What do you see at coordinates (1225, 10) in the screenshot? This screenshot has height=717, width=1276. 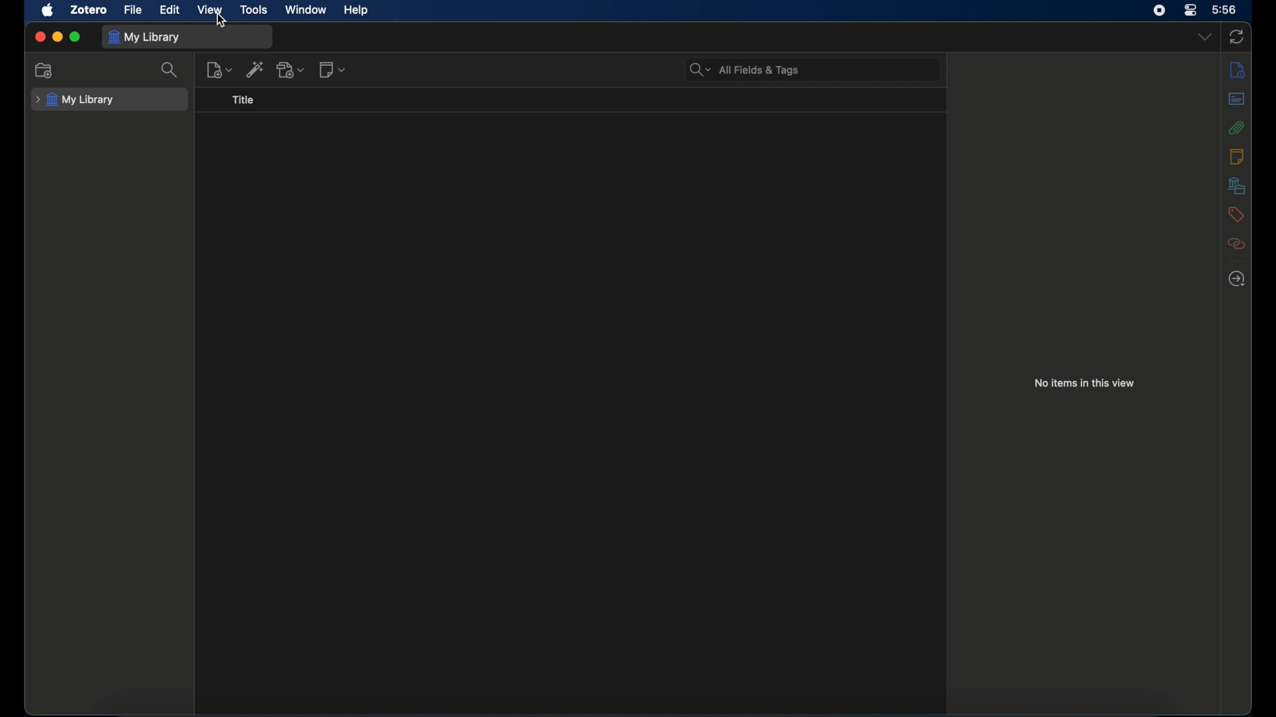 I see `time` at bounding box center [1225, 10].